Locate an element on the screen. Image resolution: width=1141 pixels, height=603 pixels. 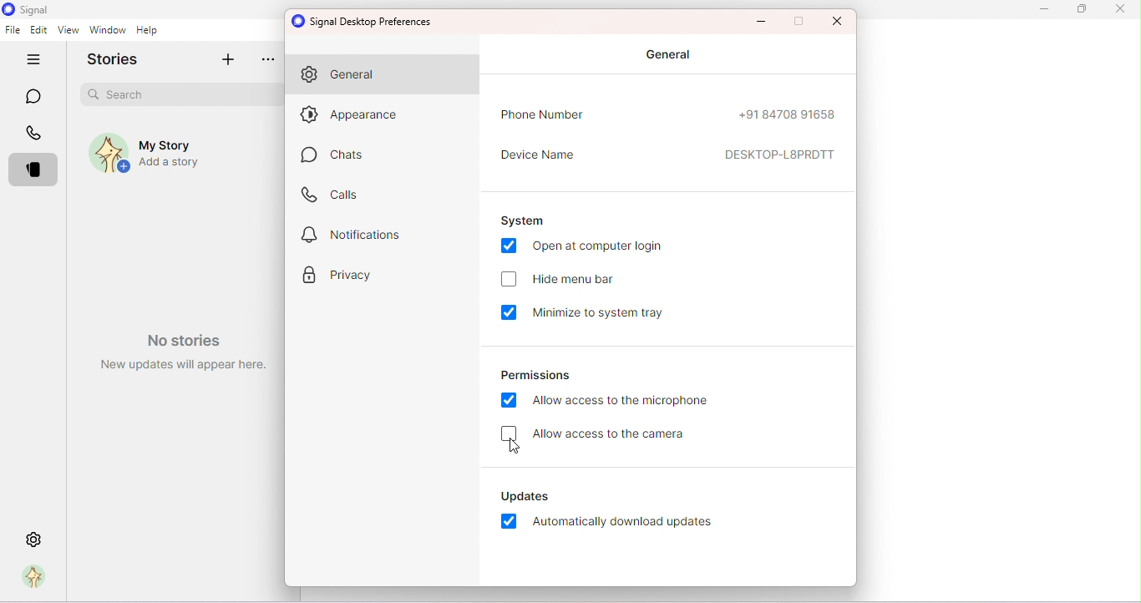
File is located at coordinates (14, 32).